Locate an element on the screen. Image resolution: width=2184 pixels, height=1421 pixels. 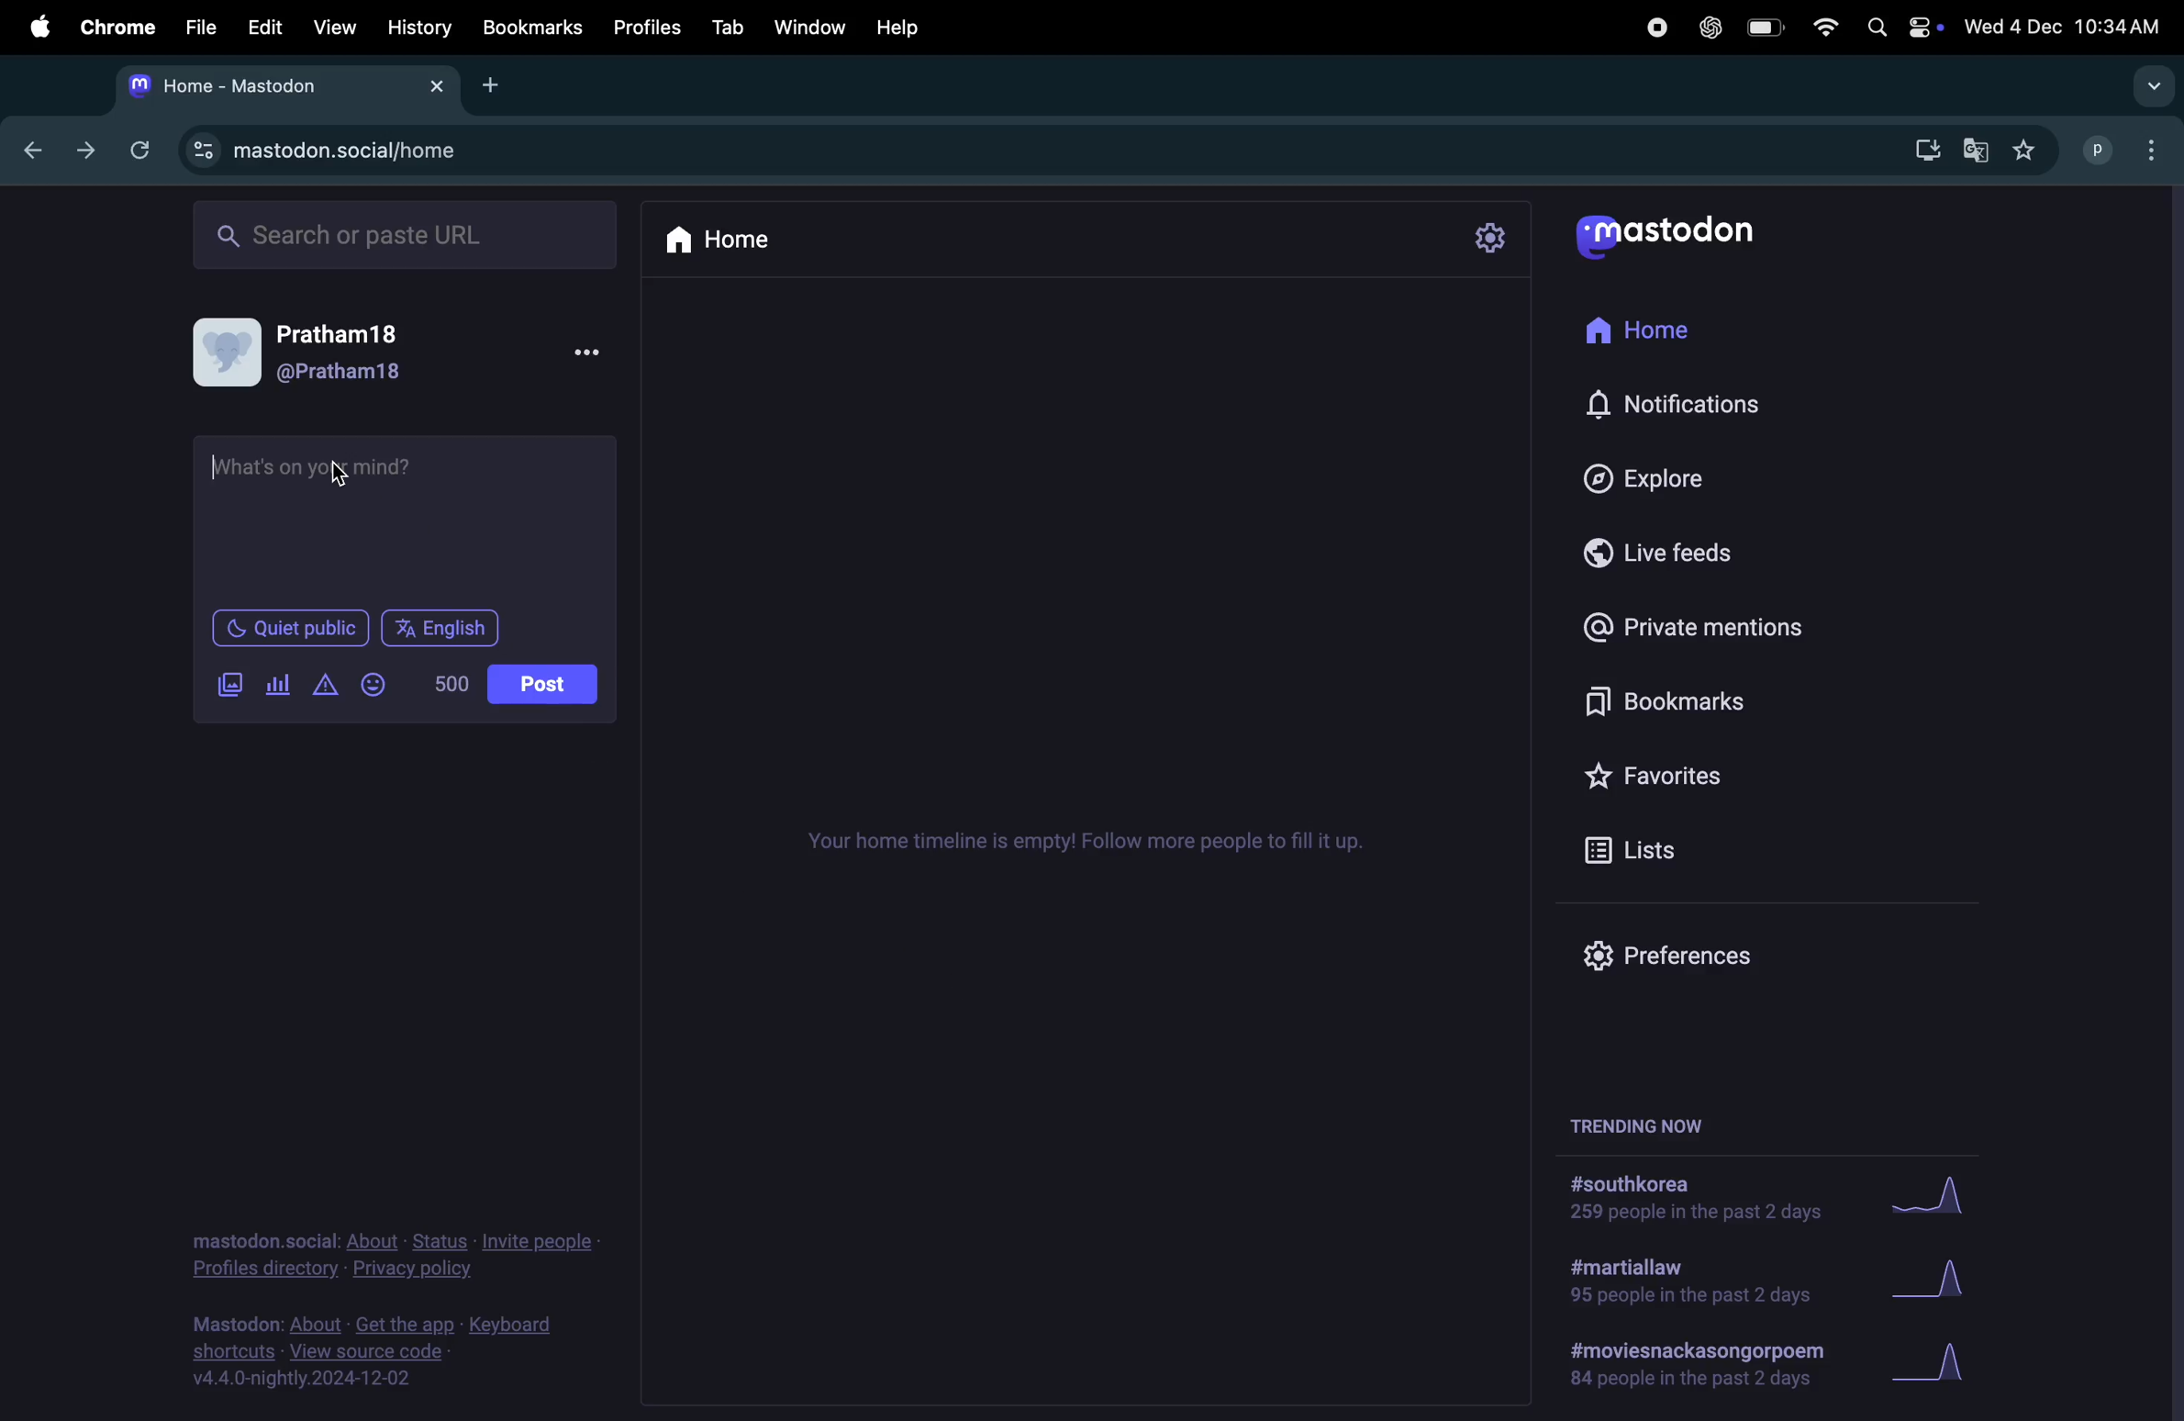
Lists is located at coordinates (1644, 848).